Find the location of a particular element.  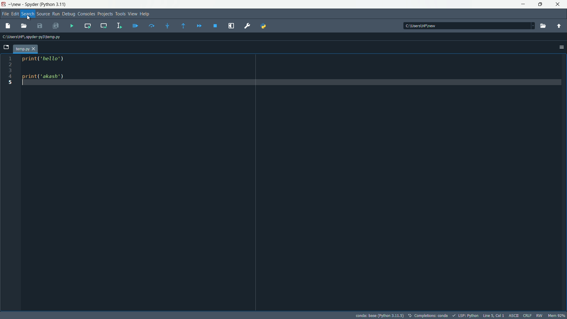

directory is located at coordinates (469, 26).